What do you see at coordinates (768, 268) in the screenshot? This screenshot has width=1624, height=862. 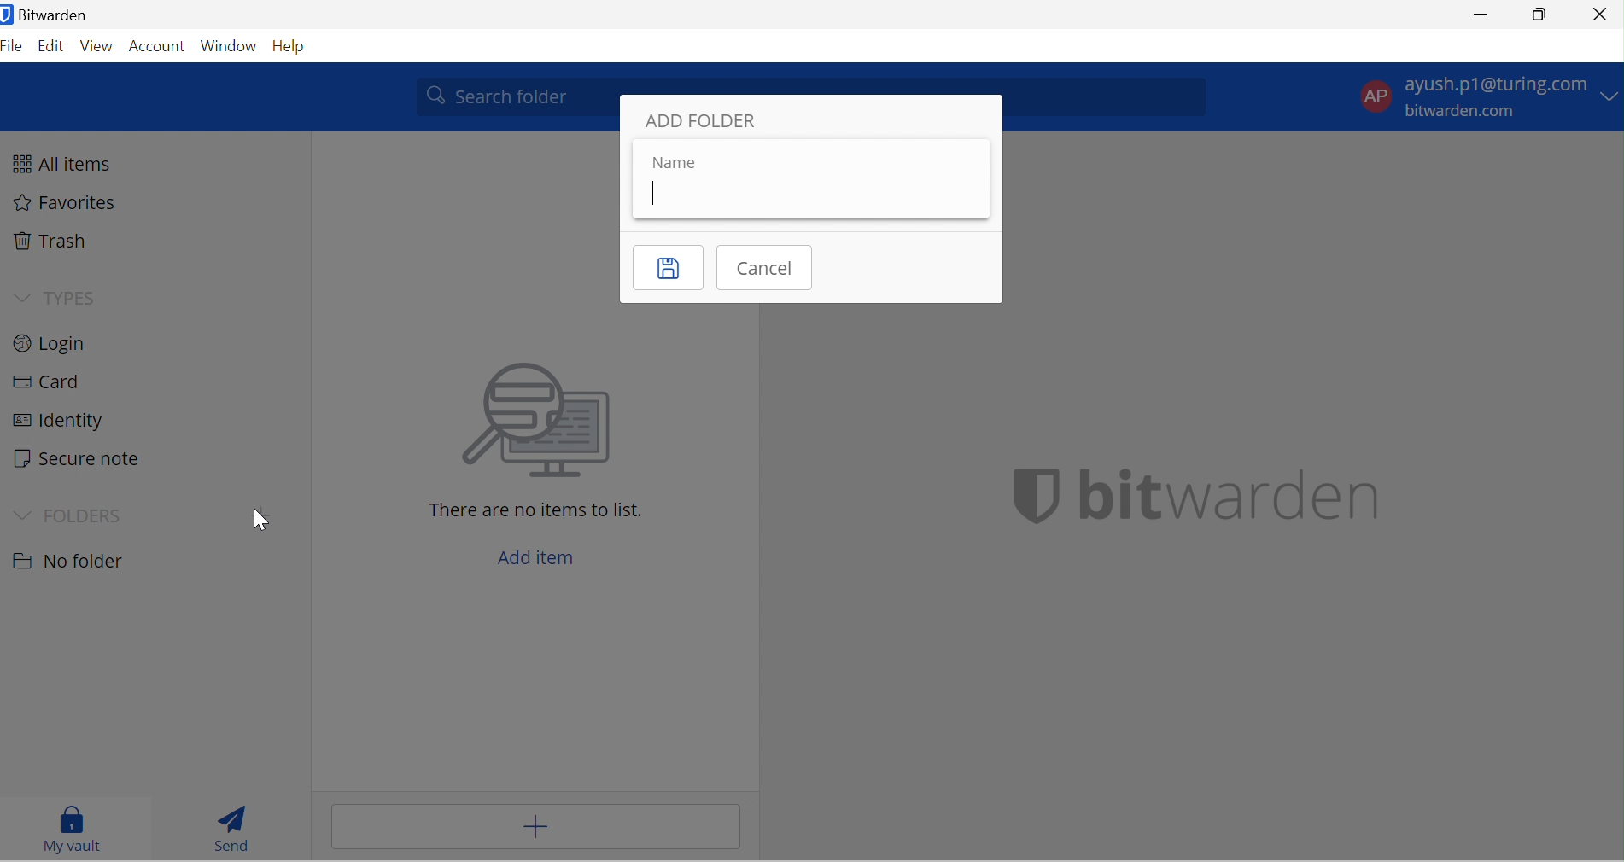 I see `Cancel` at bounding box center [768, 268].